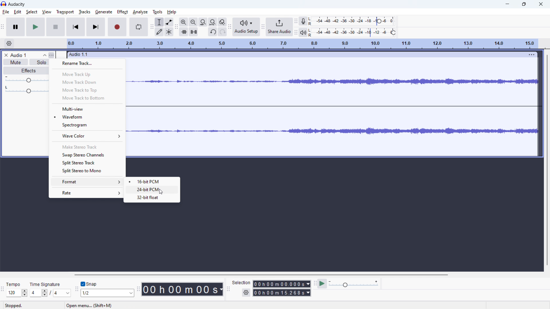 The height and width of the screenshot is (309, 550). What do you see at coordinates (15, 62) in the screenshot?
I see `mute` at bounding box center [15, 62].